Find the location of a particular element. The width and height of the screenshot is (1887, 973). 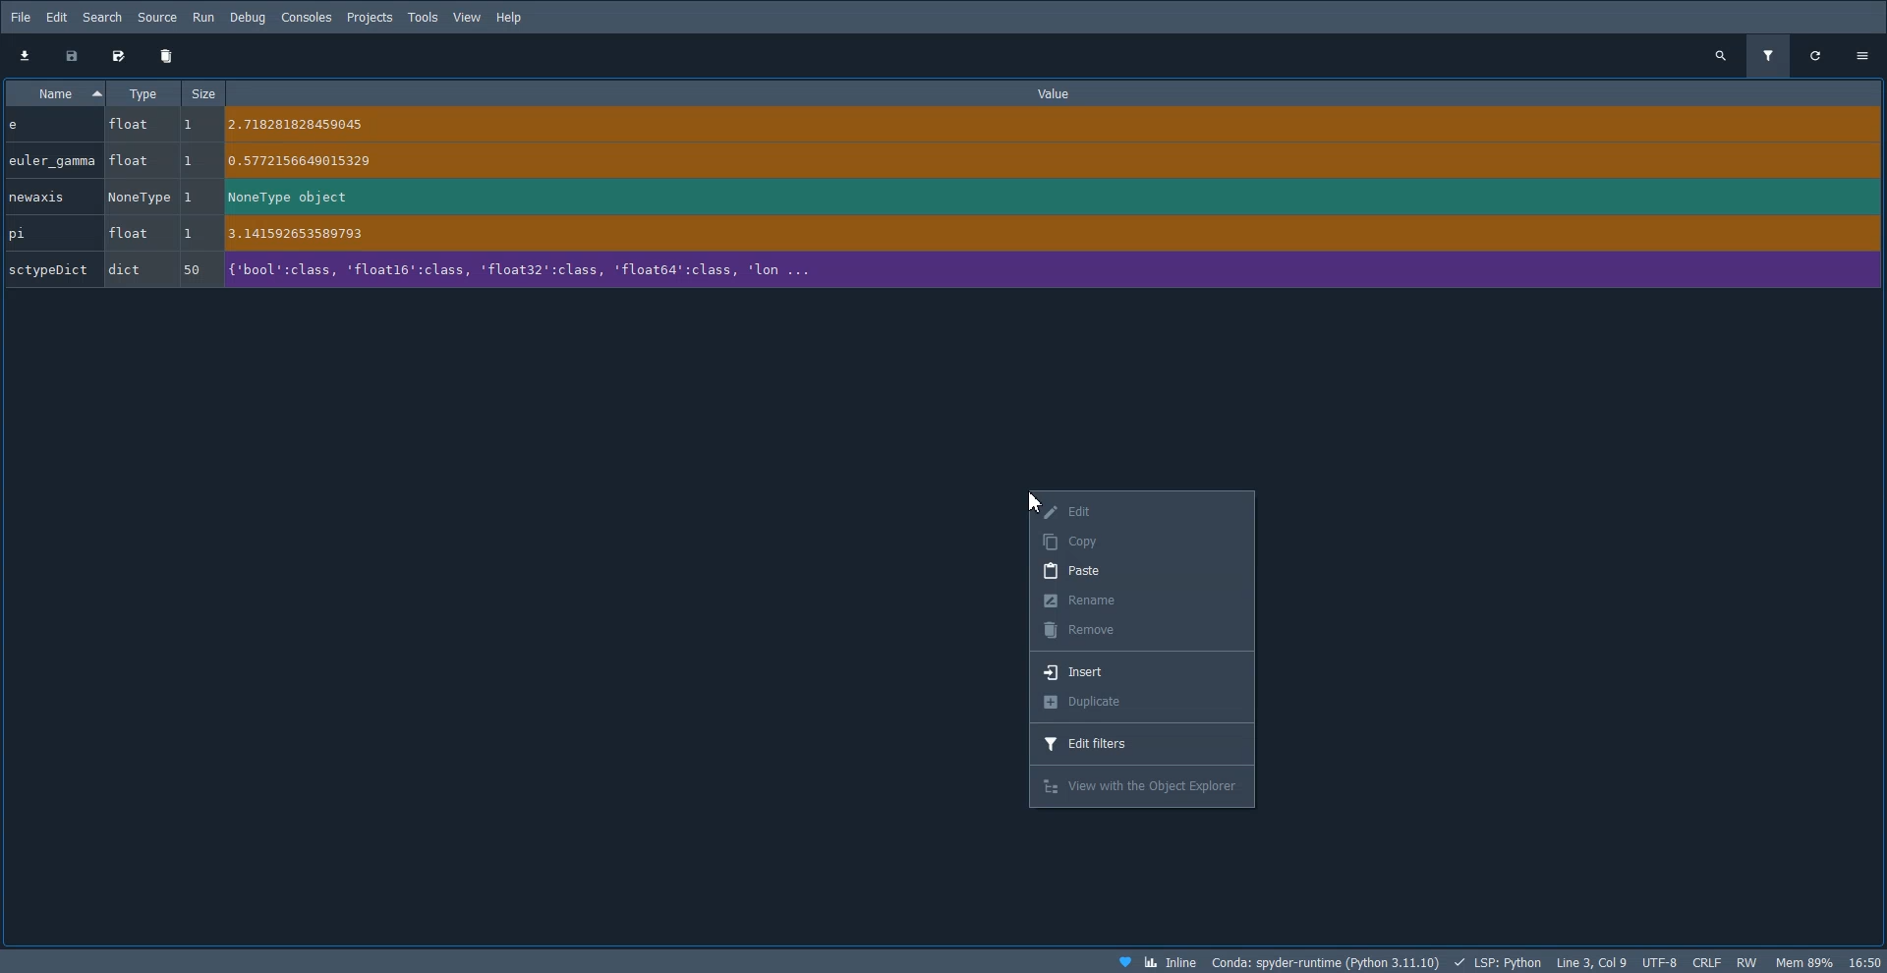

Save data as is located at coordinates (119, 56).